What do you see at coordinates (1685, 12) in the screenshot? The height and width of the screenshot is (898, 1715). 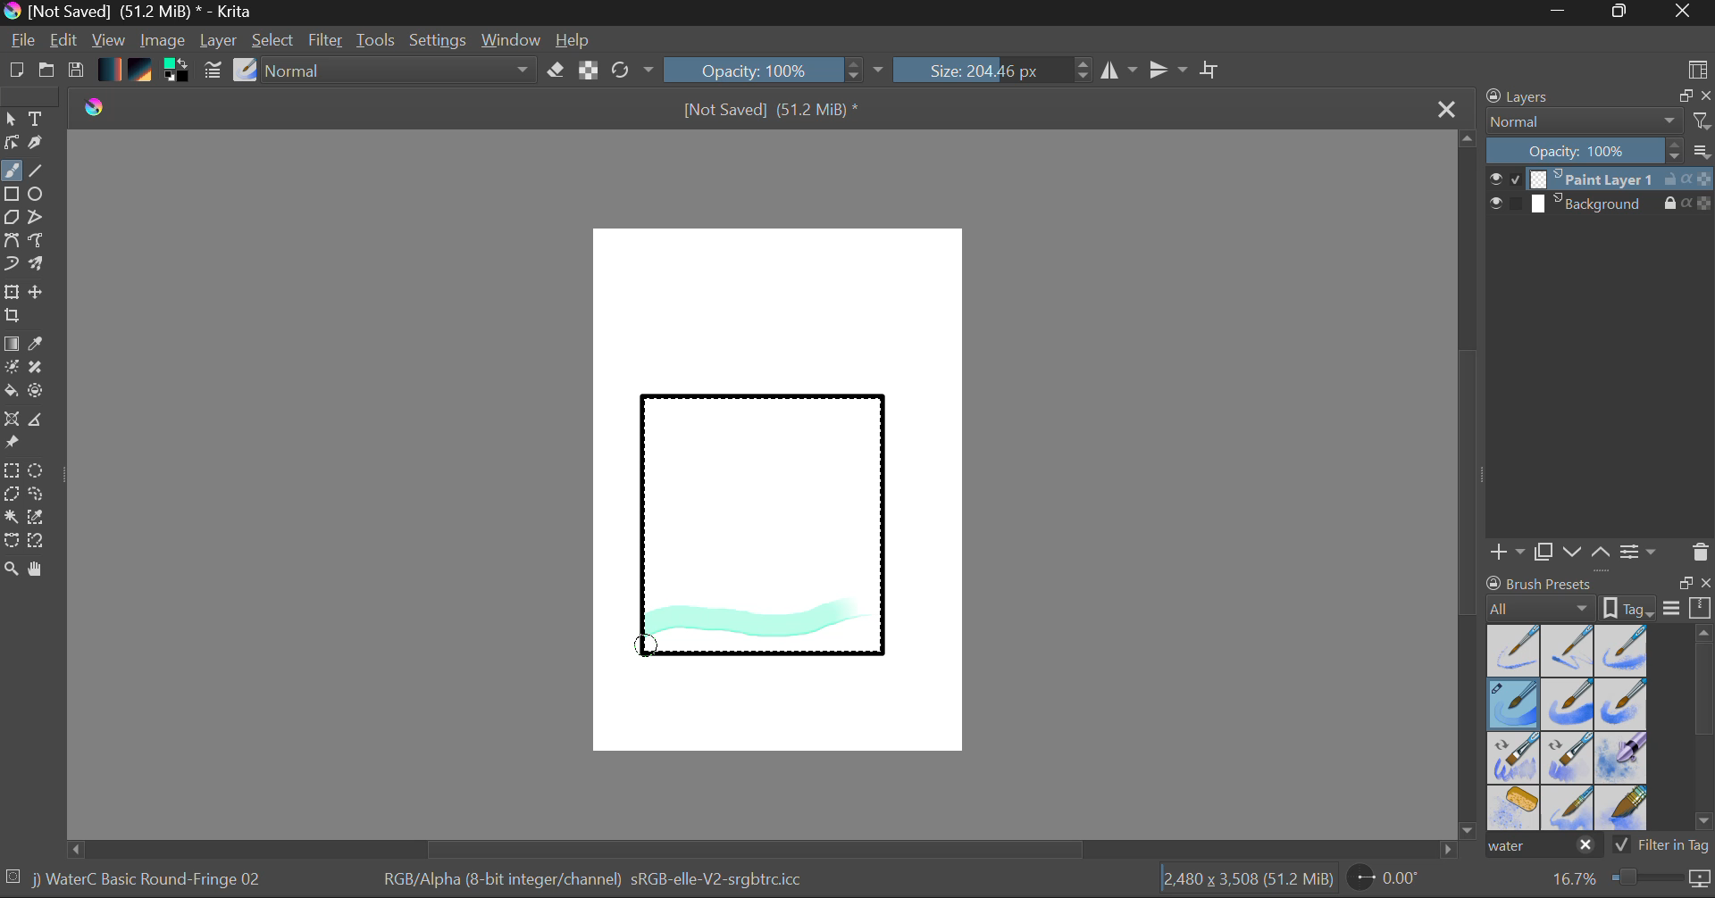 I see `Close` at bounding box center [1685, 12].